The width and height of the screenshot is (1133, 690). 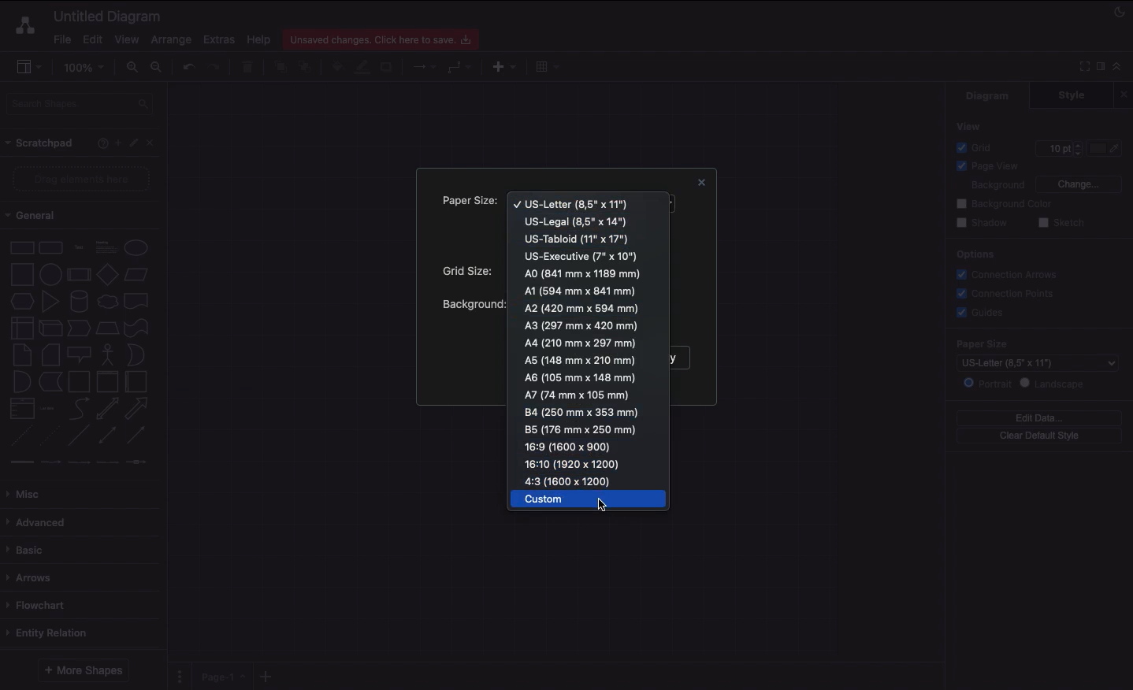 I want to click on B5, so click(x=581, y=429).